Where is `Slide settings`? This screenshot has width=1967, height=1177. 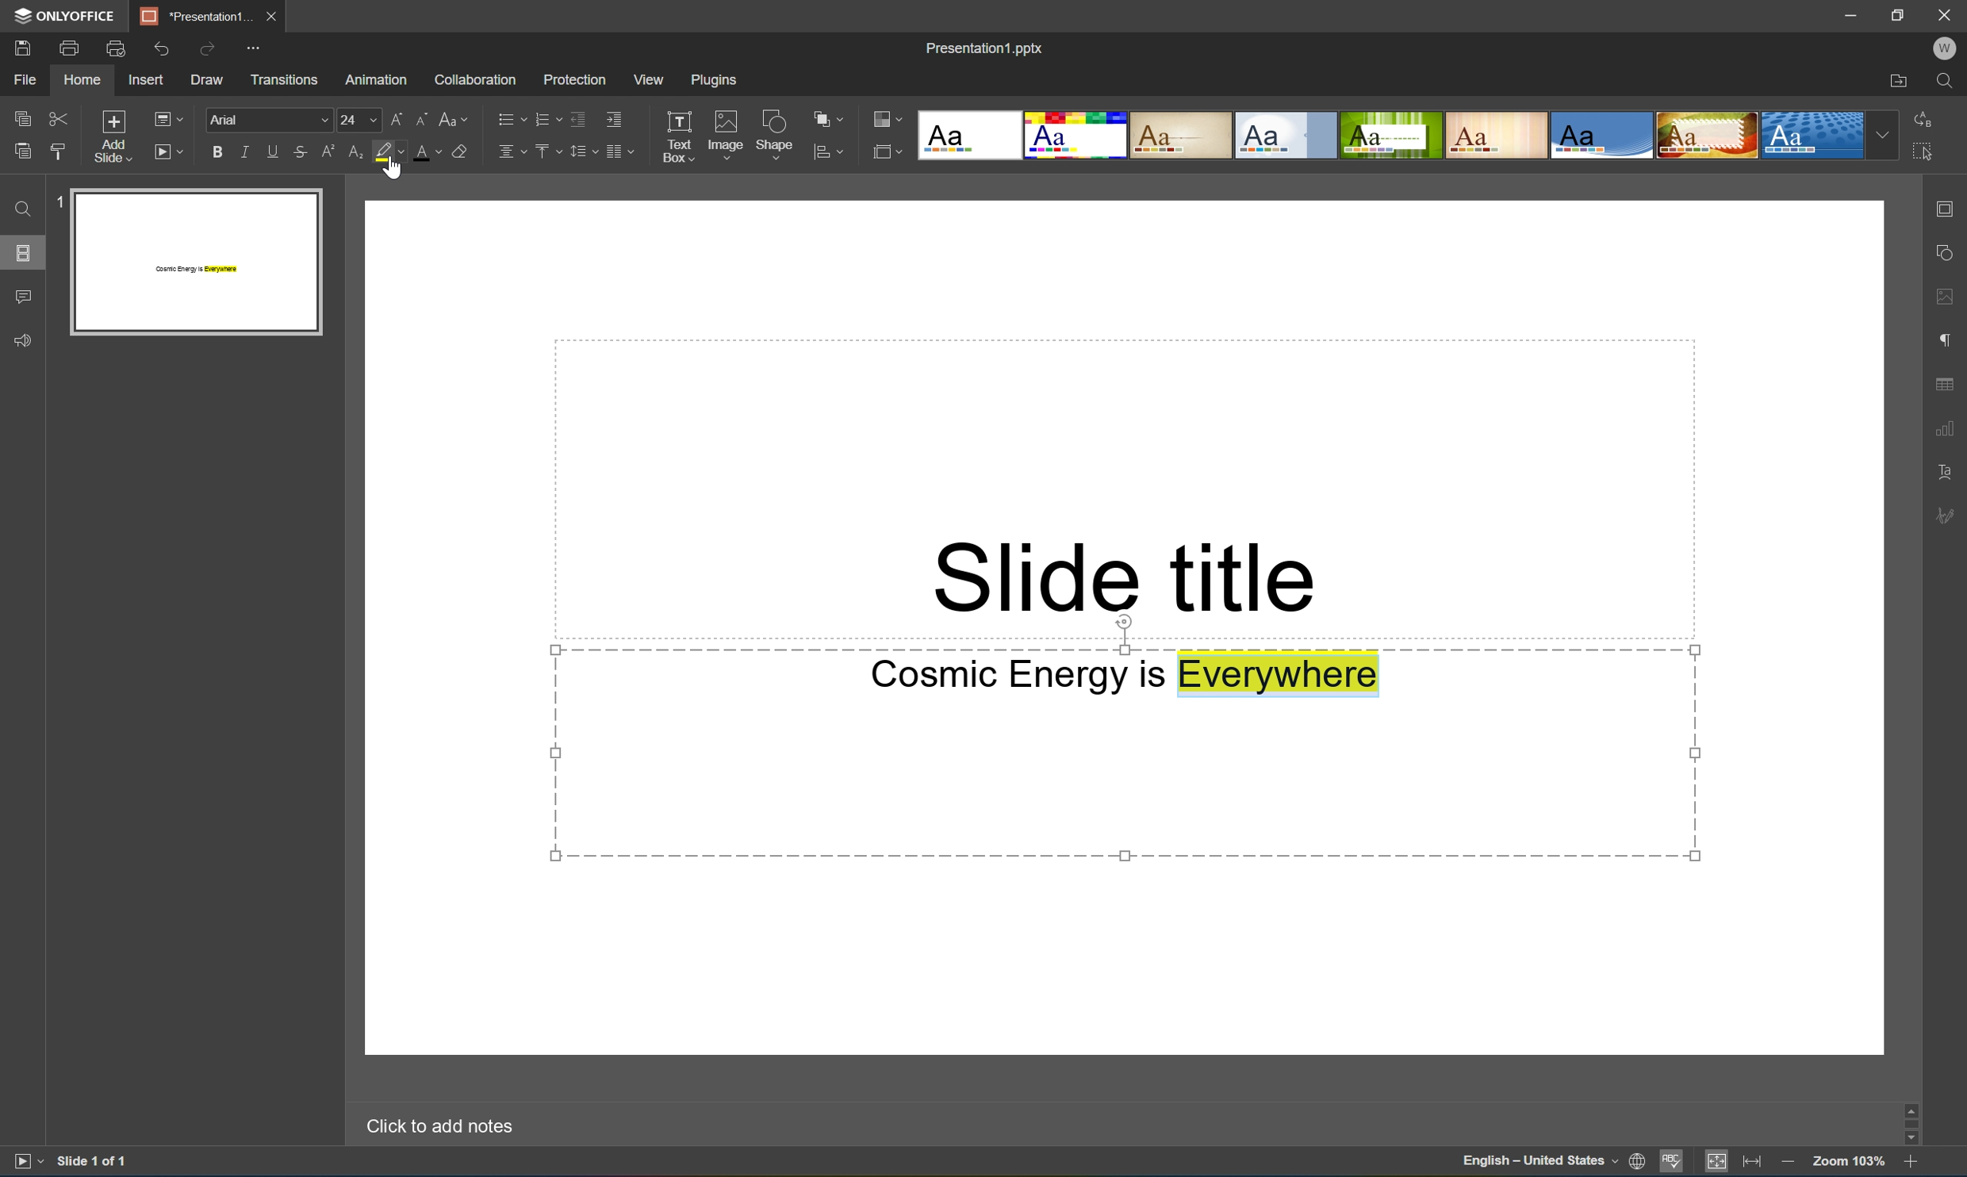 Slide settings is located at coordinates (1947, 204).